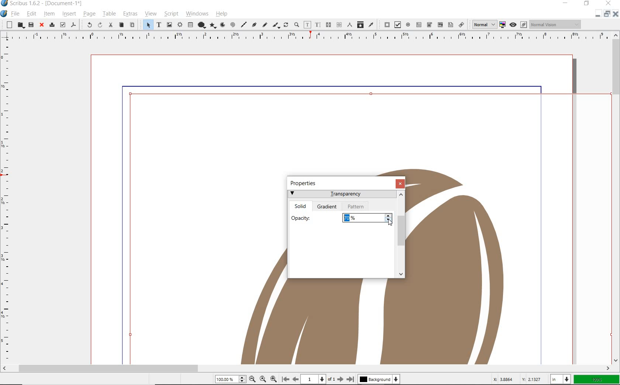 This screenshot has width=620, height=385. Describe the element at coordinates (197, 13) in the screenshot. I see `windows` at that location.